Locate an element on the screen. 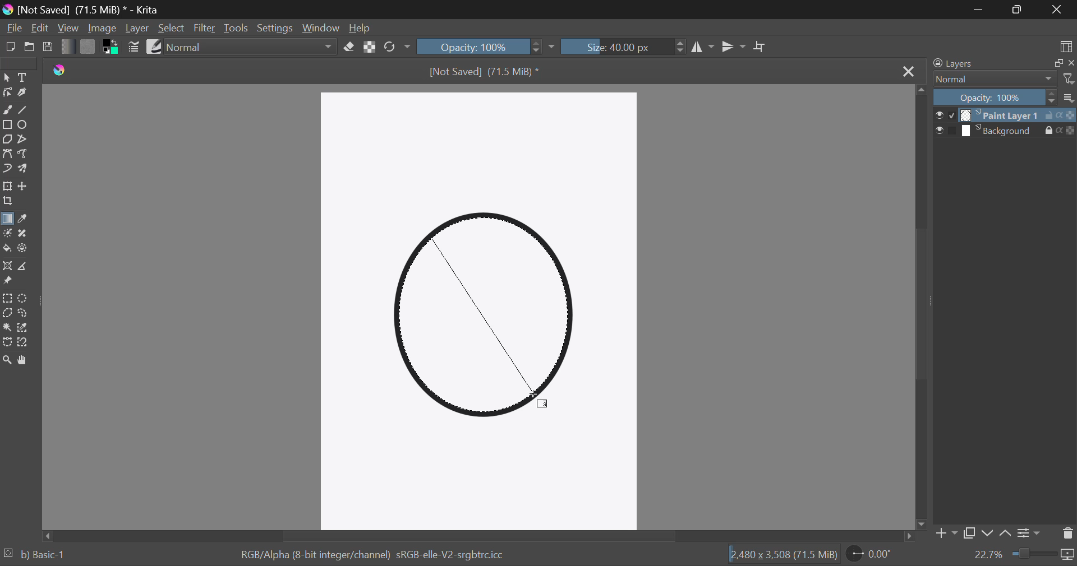  Elipses is located at coordinates (26, 126).